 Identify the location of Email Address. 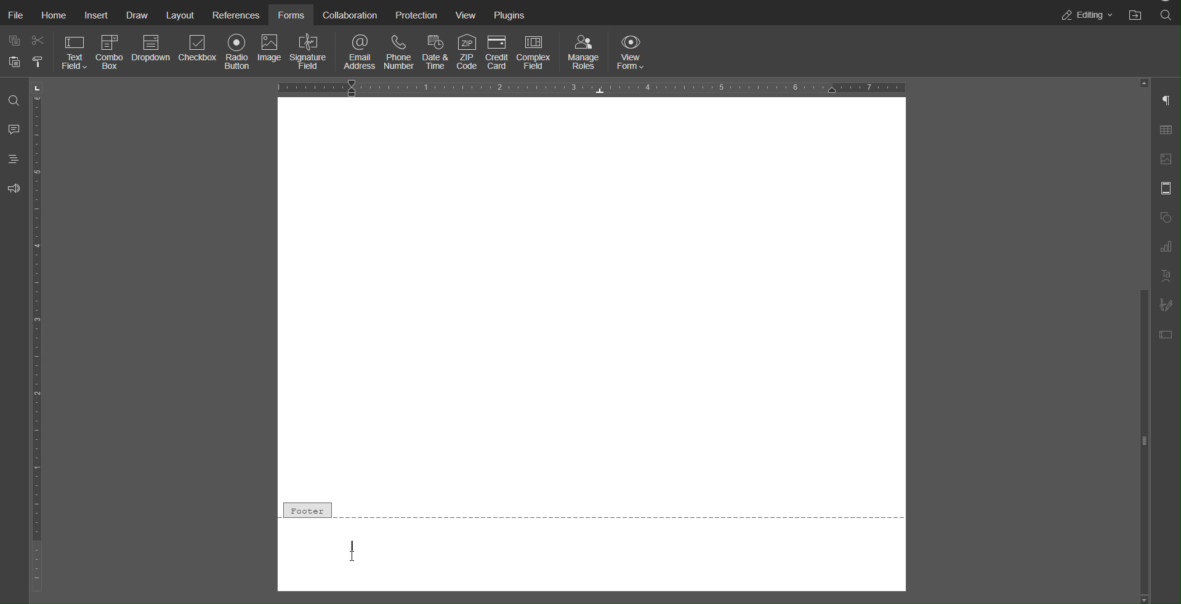
(360, 51).